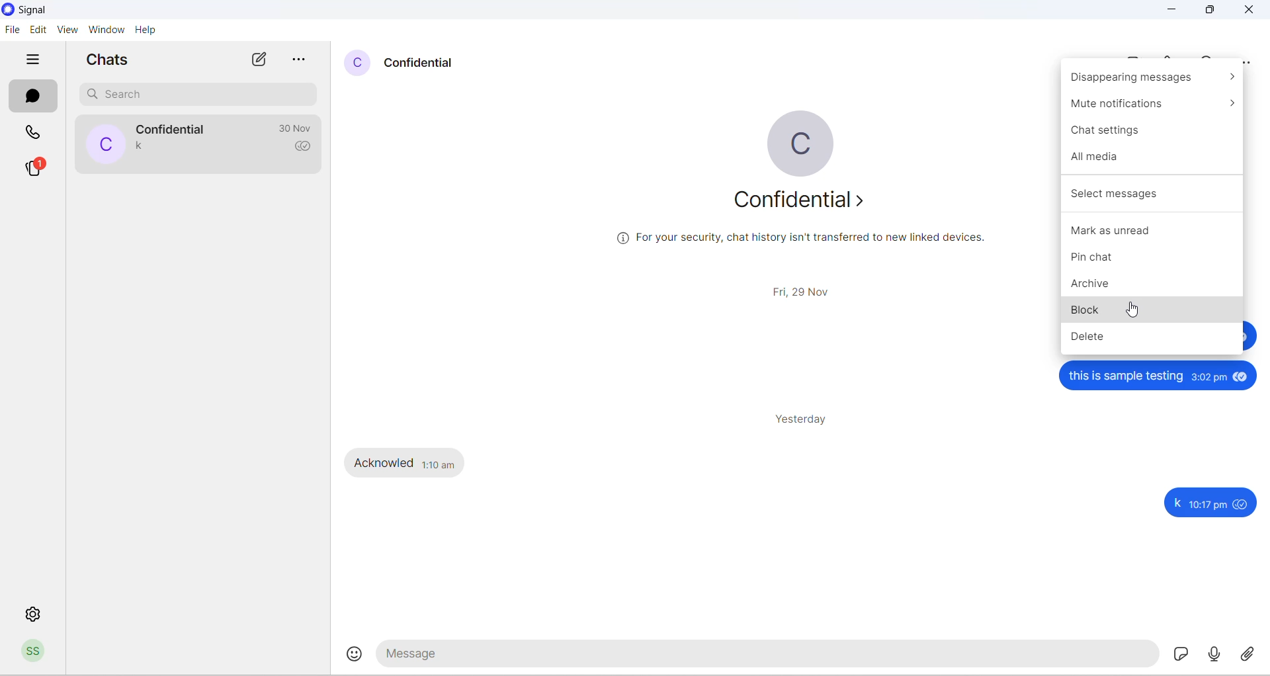  I want to click on contact name, so click(428, 63).